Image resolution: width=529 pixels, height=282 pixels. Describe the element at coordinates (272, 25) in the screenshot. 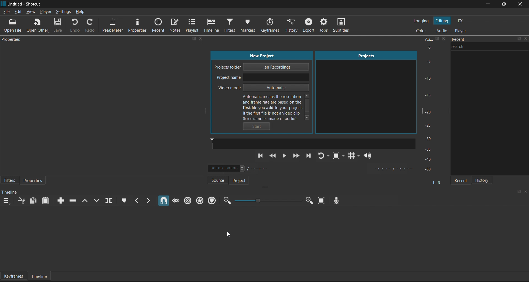

I see `Keyframes` at that location.